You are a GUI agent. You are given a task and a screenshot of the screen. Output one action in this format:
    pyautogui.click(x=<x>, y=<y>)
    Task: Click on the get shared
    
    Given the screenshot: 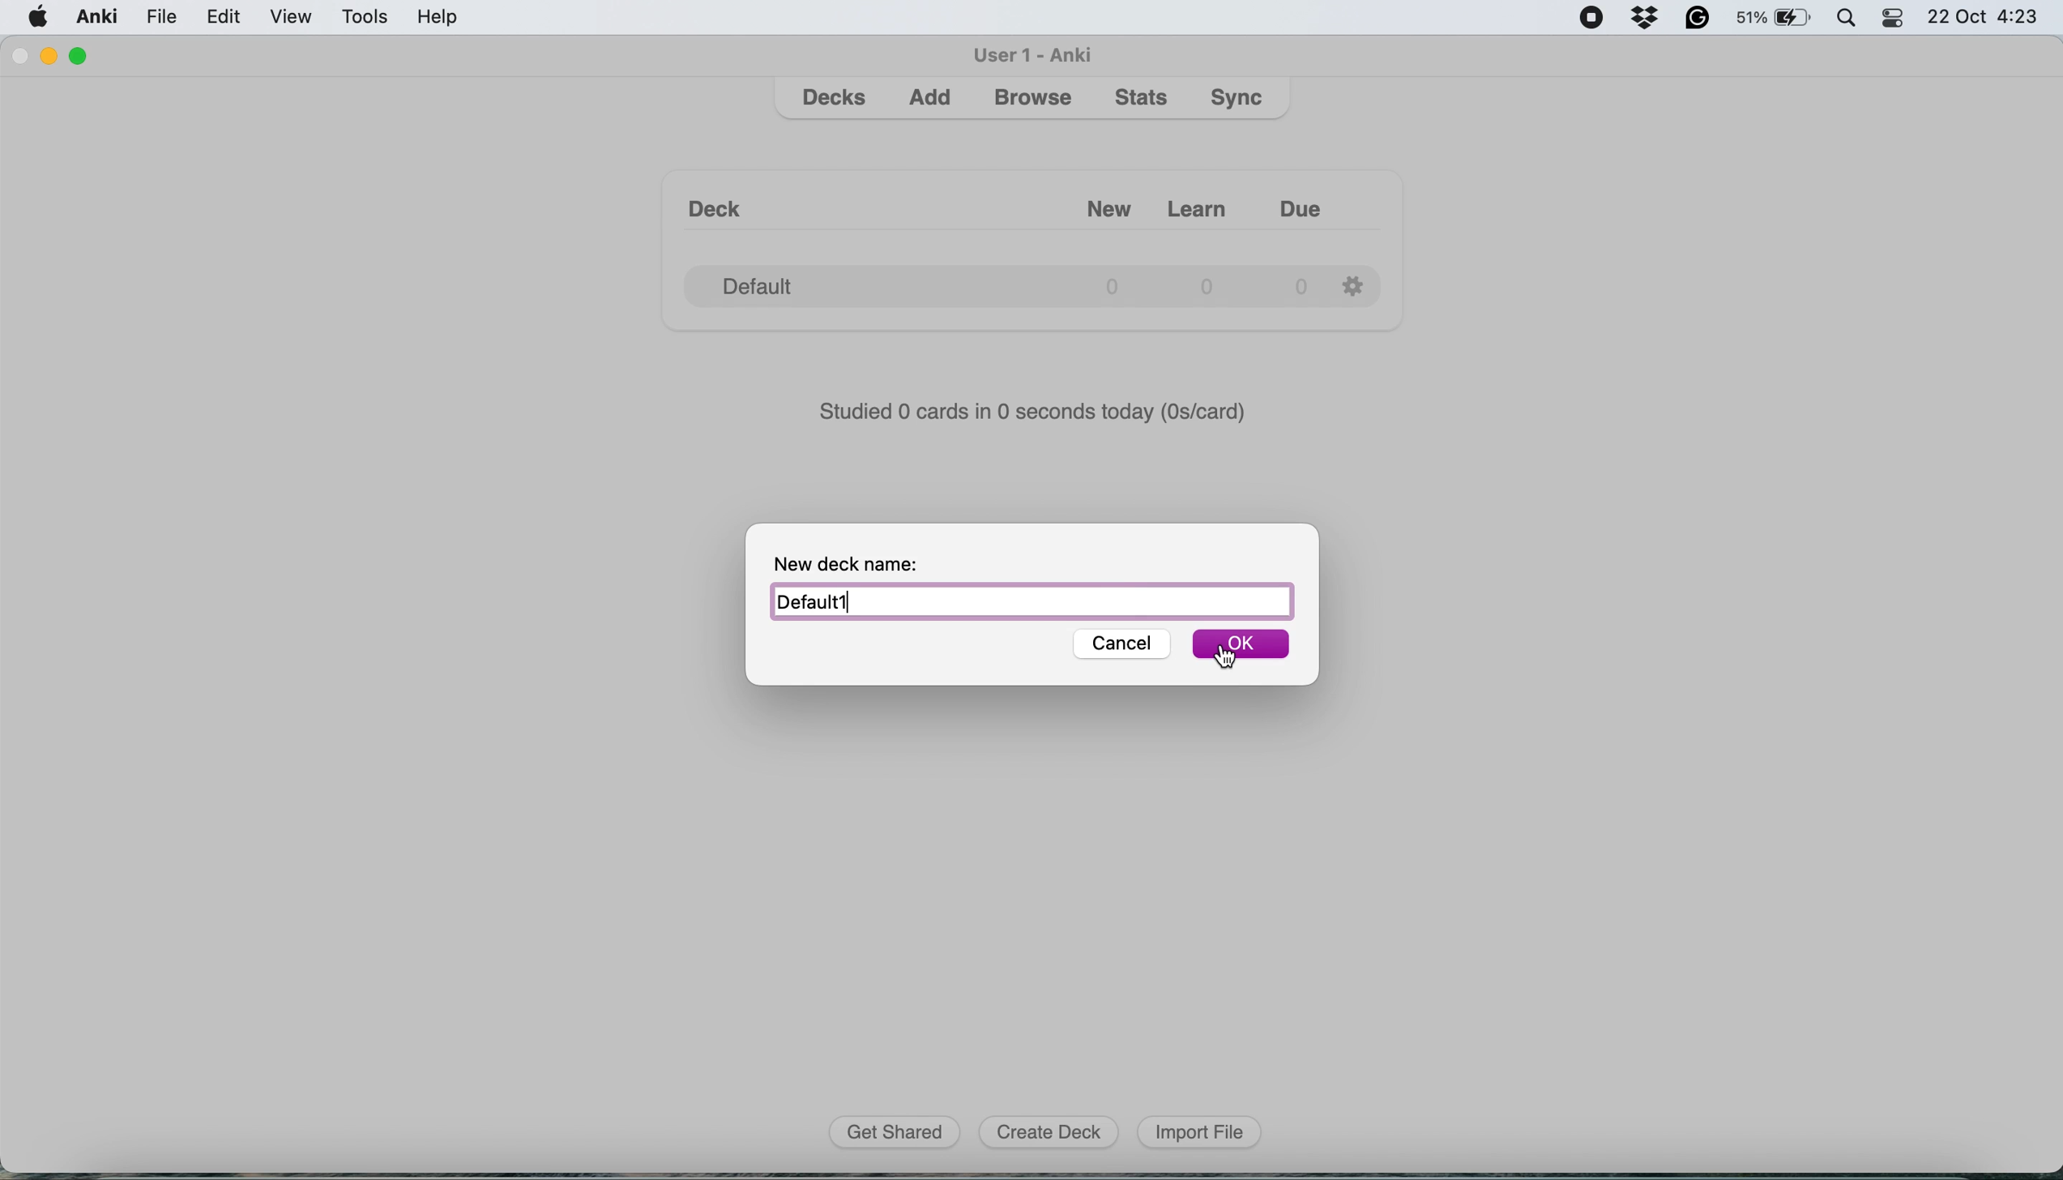 What is the action you would take?
    pyautogui.click(x=895, y=1133)
    